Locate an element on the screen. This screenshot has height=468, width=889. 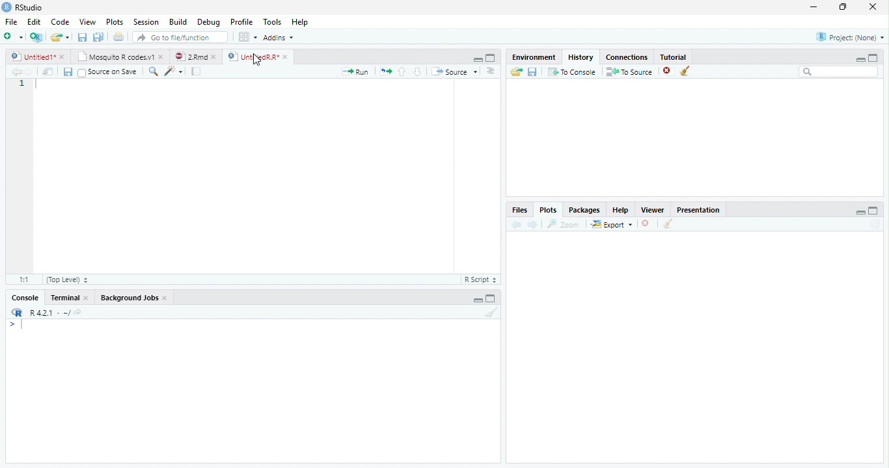
Run is located at coordinates (354, 71).